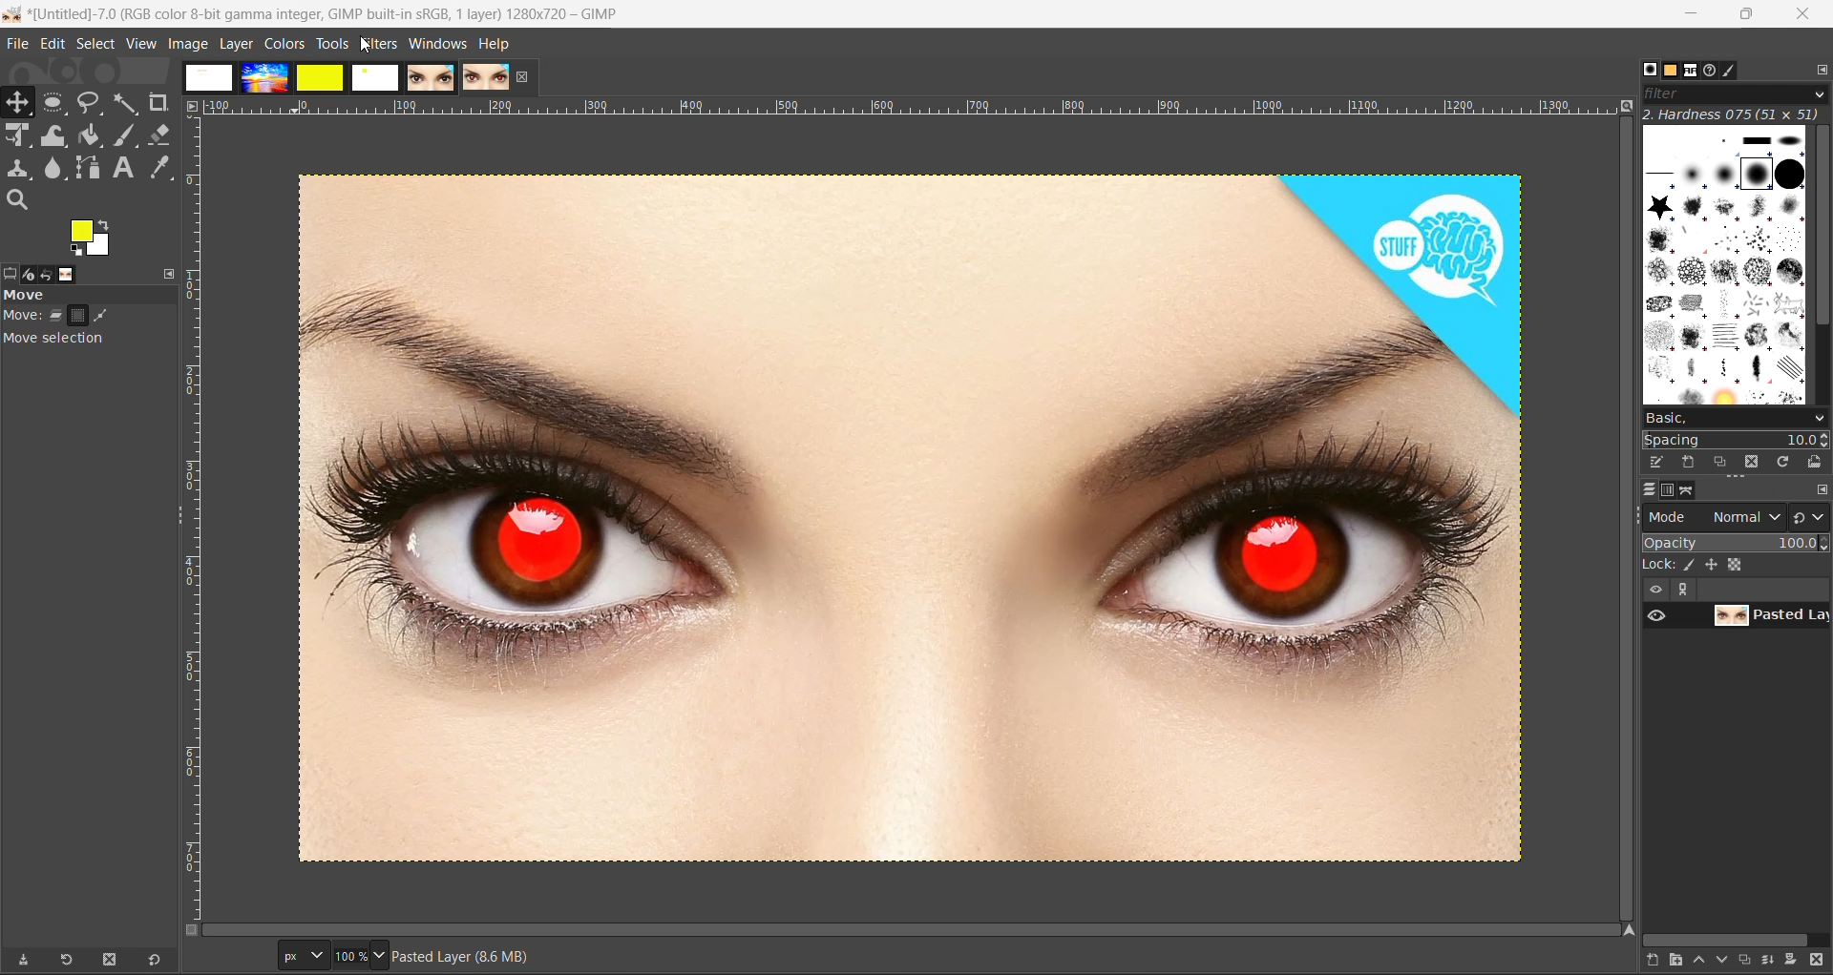  I want to click on close, so click(526, 77).